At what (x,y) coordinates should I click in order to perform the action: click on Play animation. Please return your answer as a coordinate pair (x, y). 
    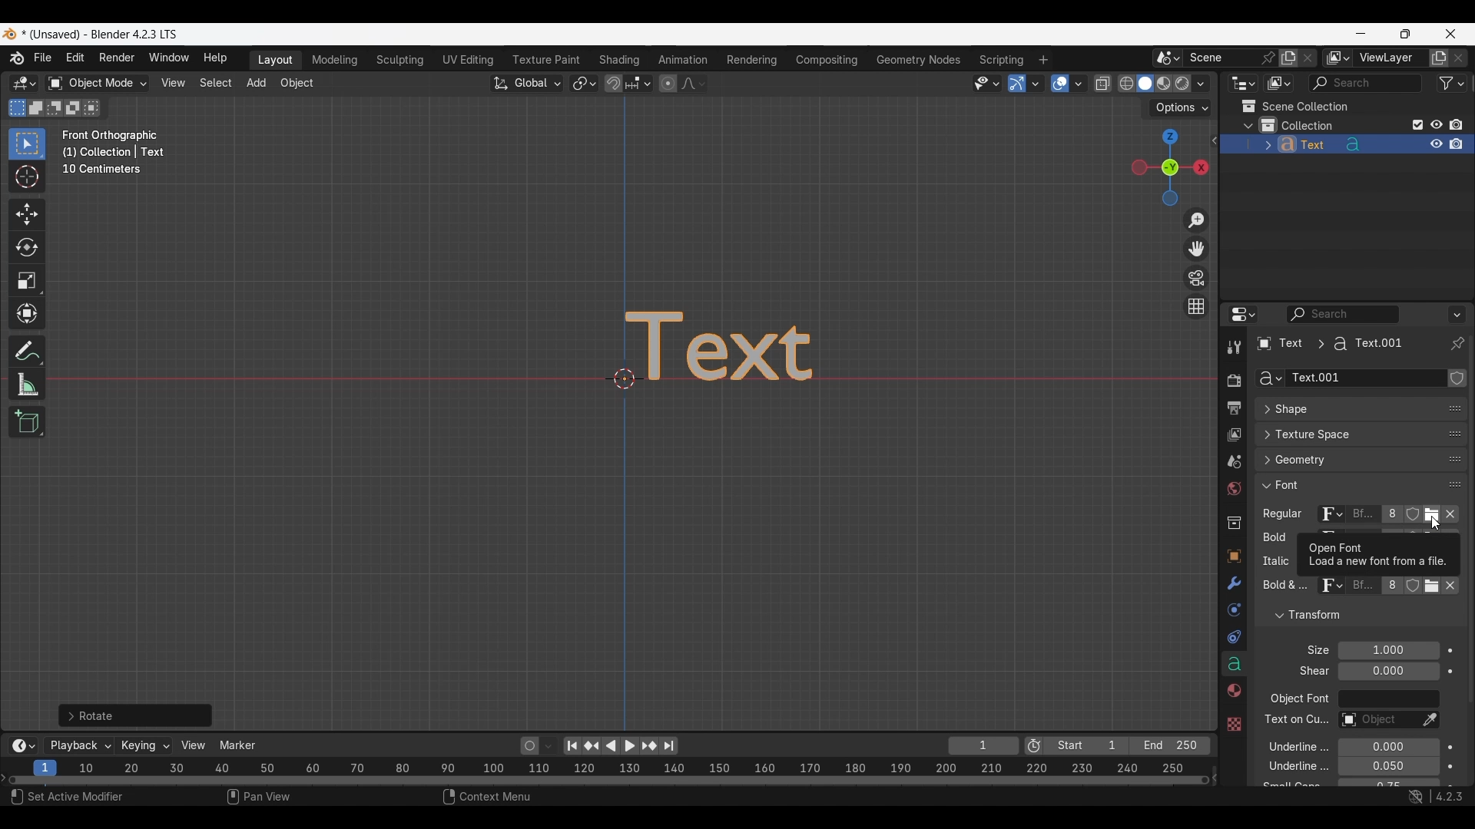
    Looking at the image, I should click on (619, 746).